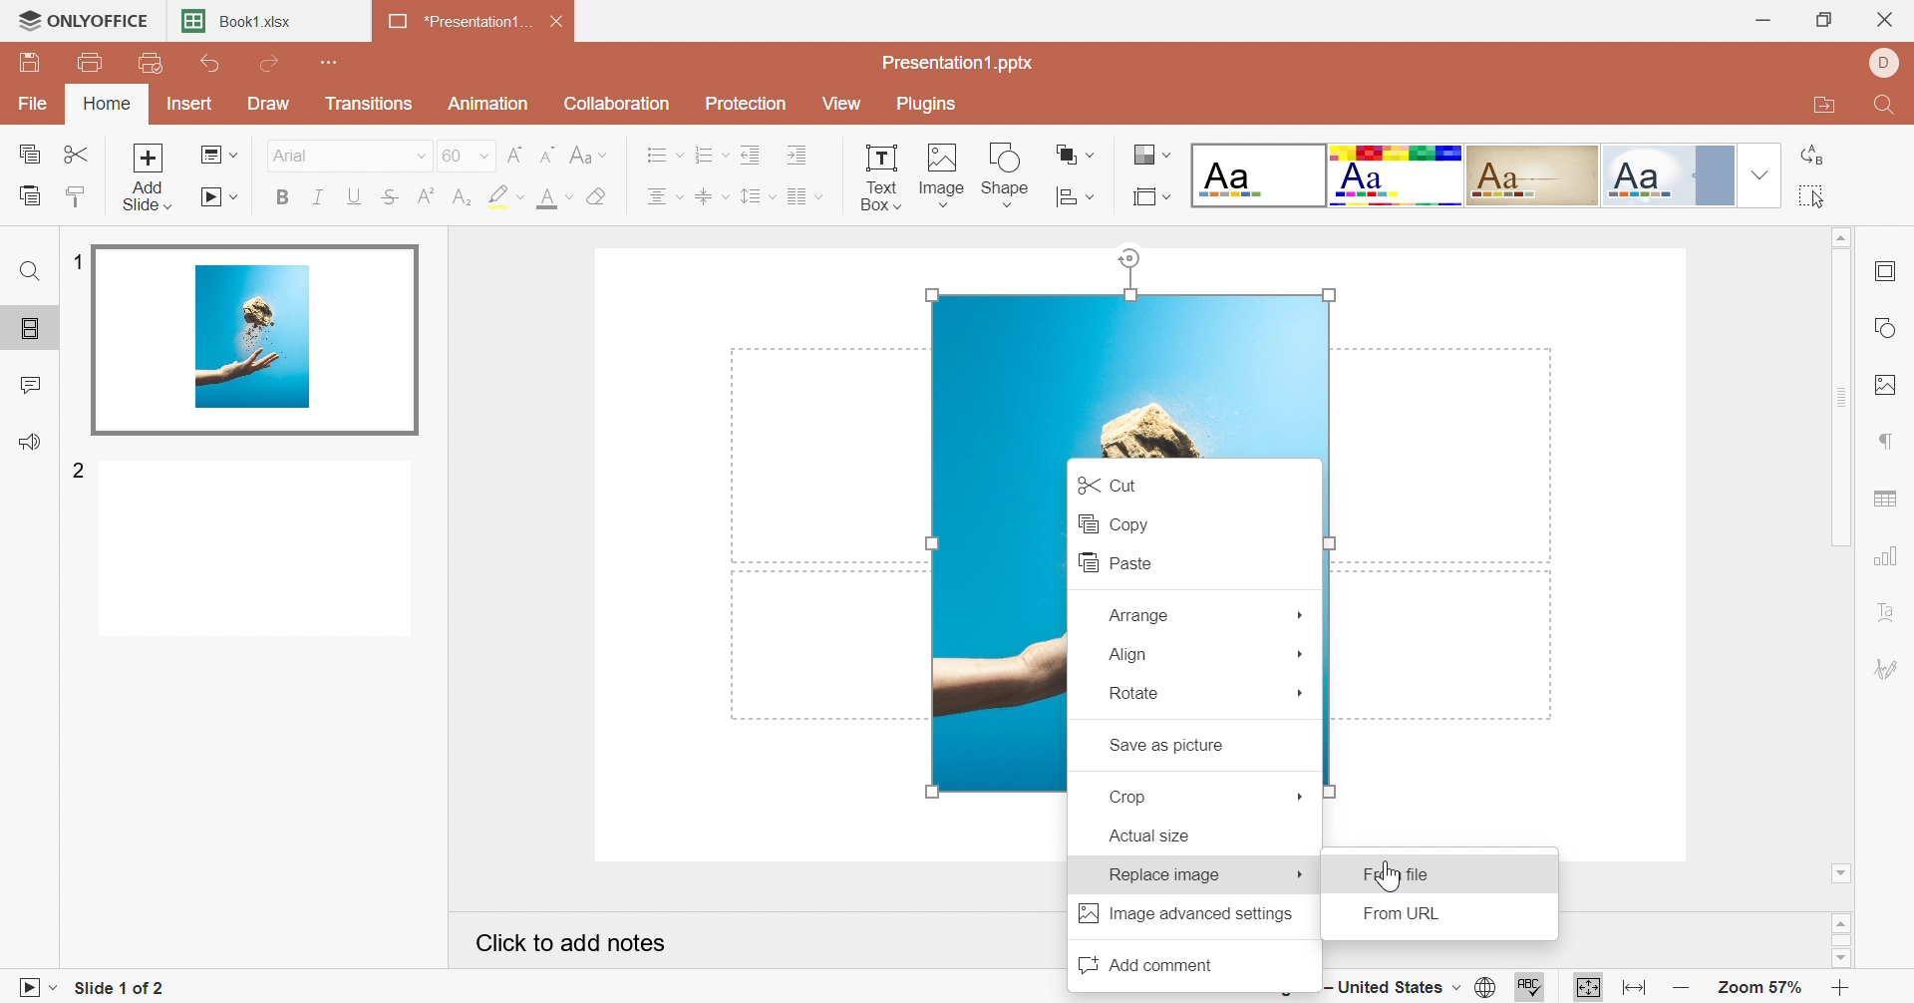 This screenshot has width=1914, height=1003. What do you see at coordinates (1889, 18) in the screenshot?
I see `Close` at bounding box center [1889, 18].